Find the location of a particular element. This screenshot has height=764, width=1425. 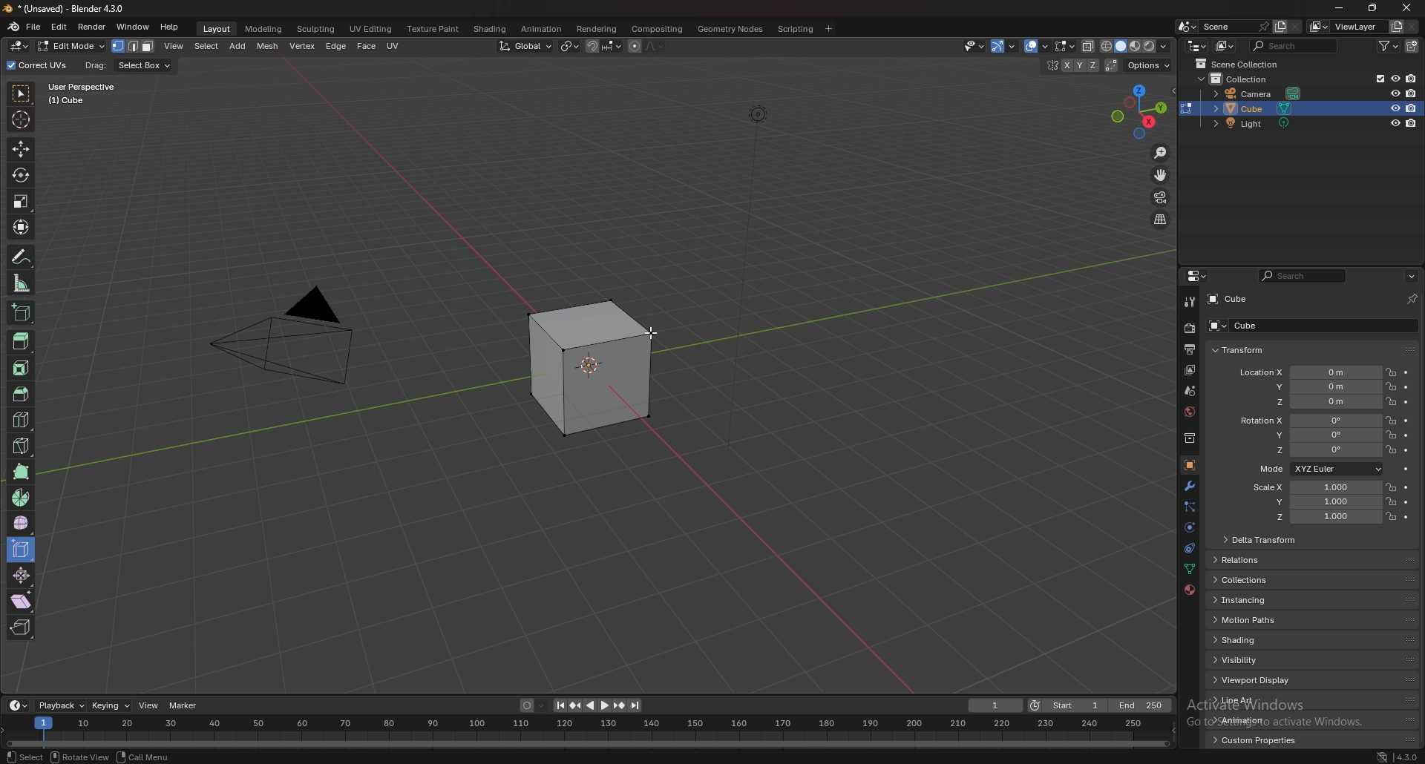

animate property is located at coordinates (1406, 435).